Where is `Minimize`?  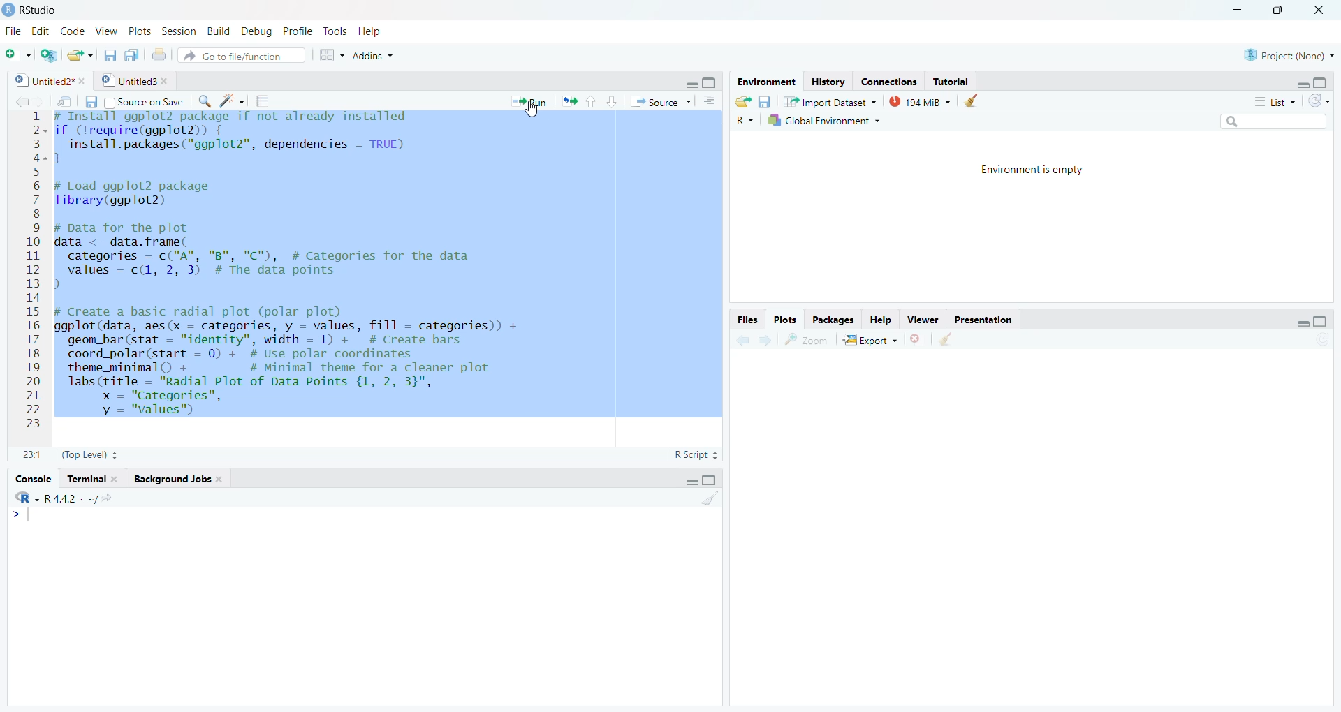
Minimize is located at coordinates (1240, 10).